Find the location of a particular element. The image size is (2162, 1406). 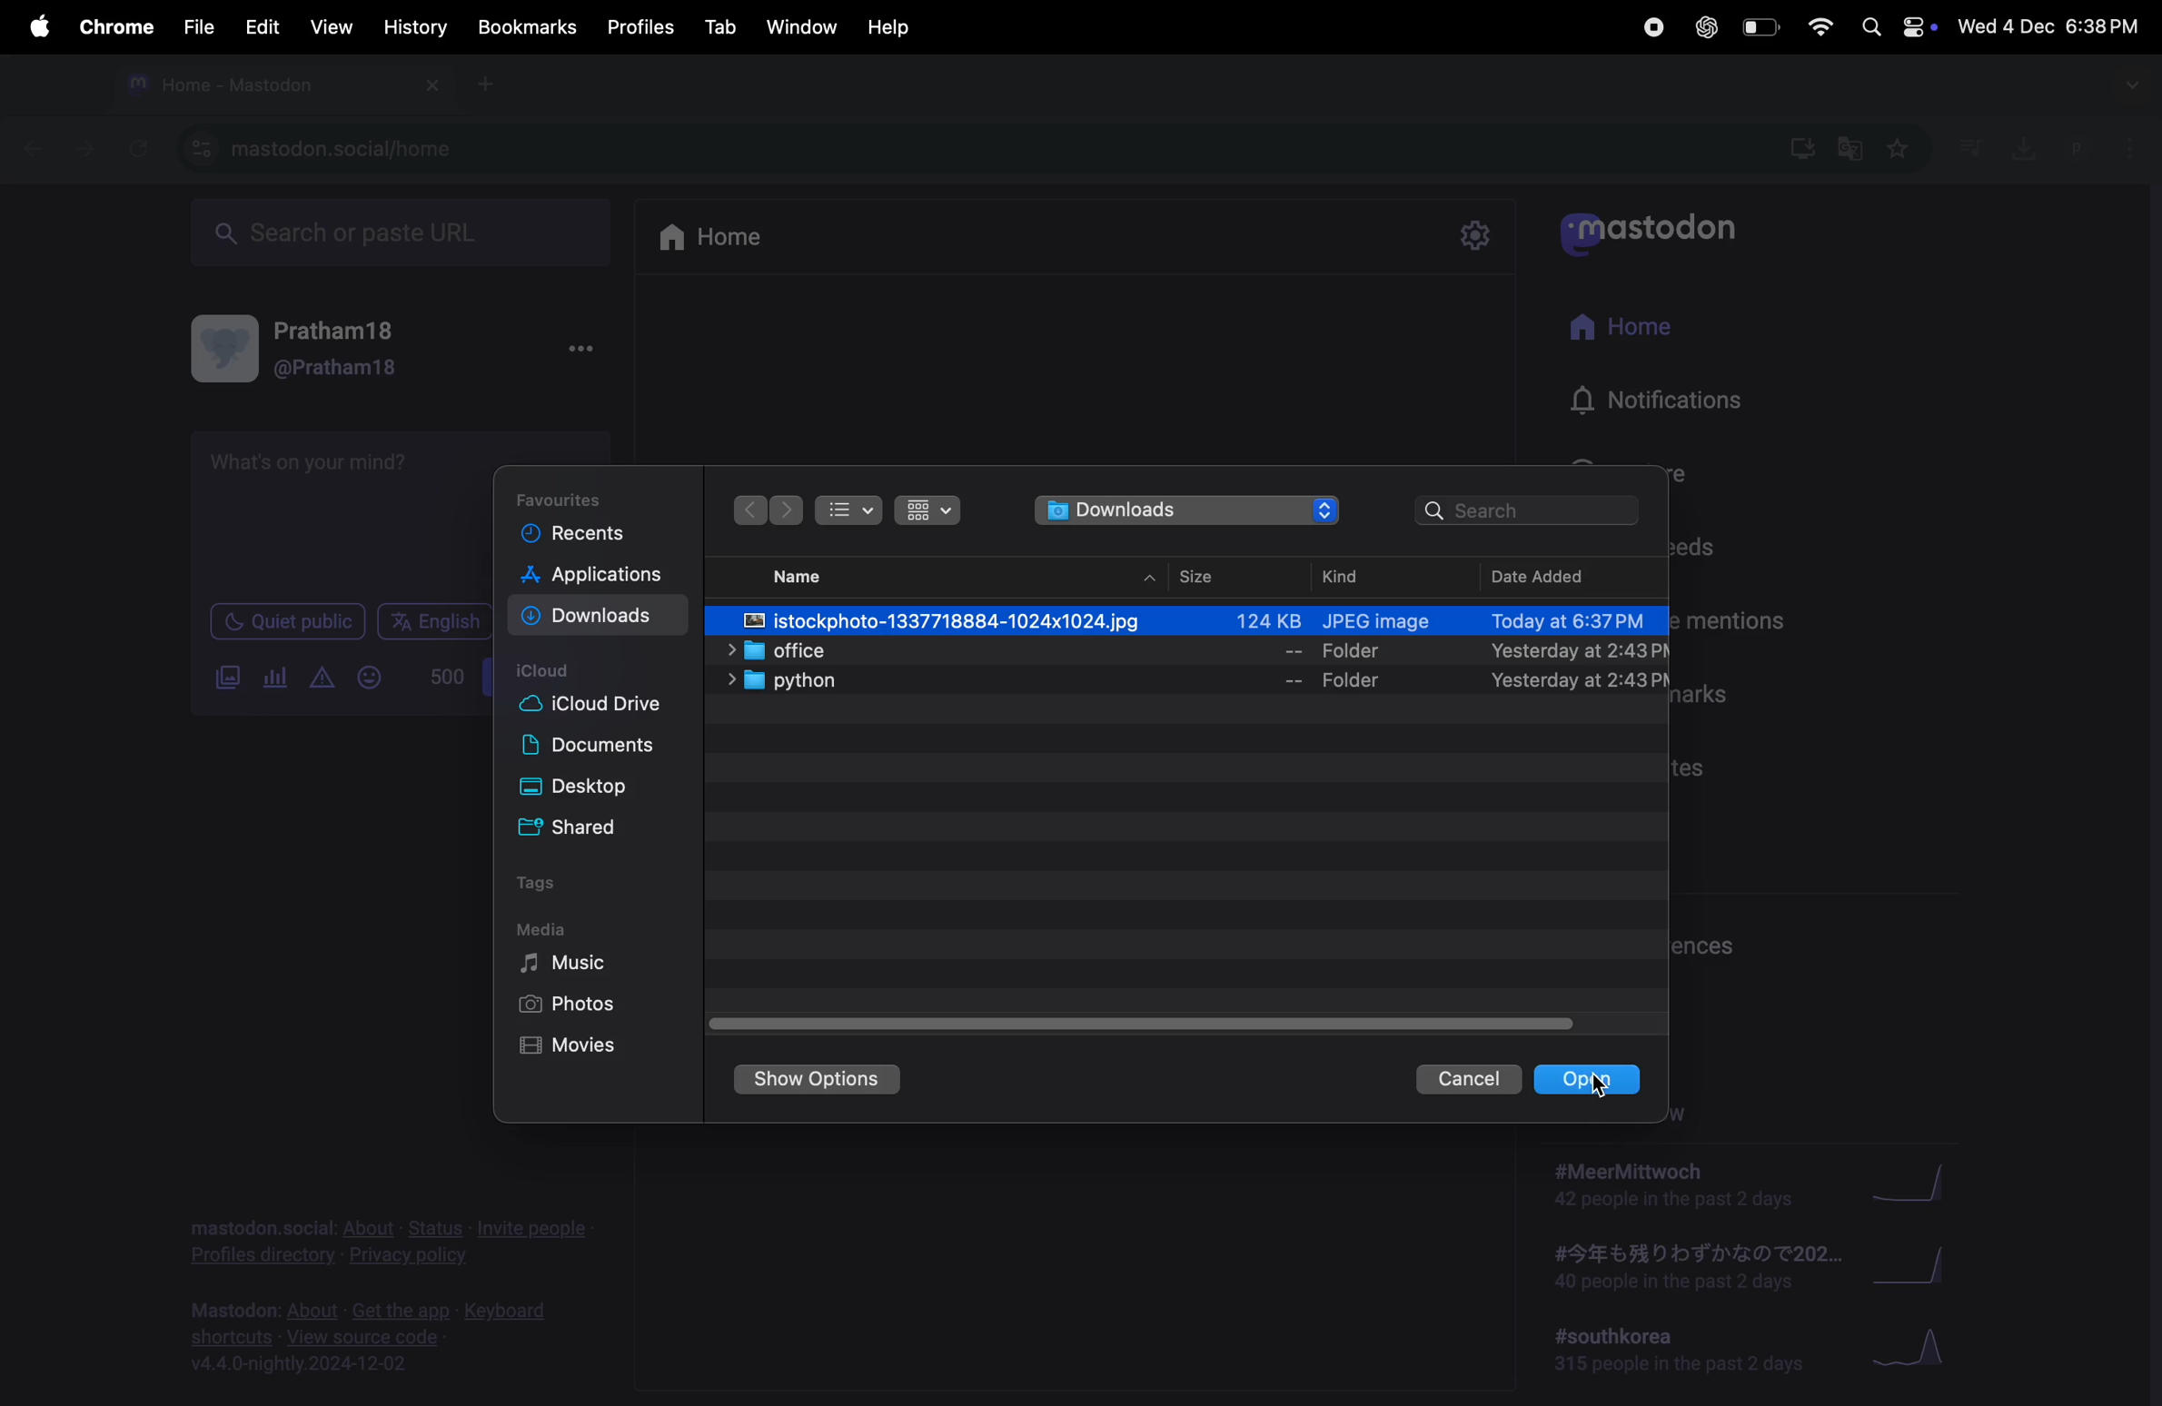

Graph is located at coordinates (1925, 1265).